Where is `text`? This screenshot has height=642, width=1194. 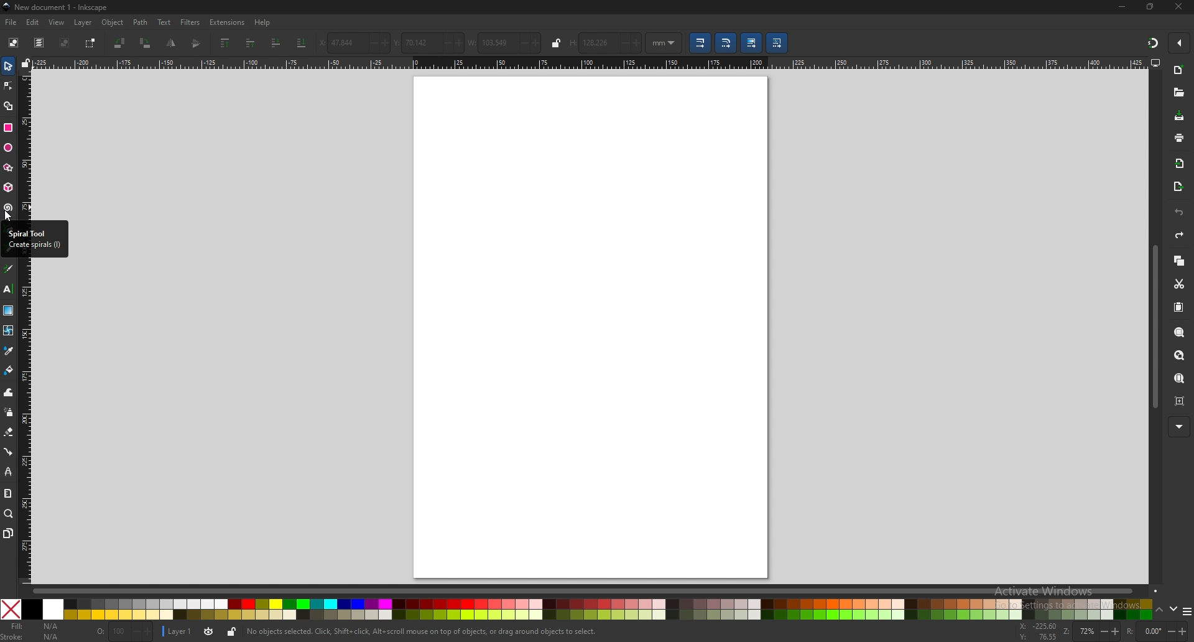
text is located at coordinates (164, 22).